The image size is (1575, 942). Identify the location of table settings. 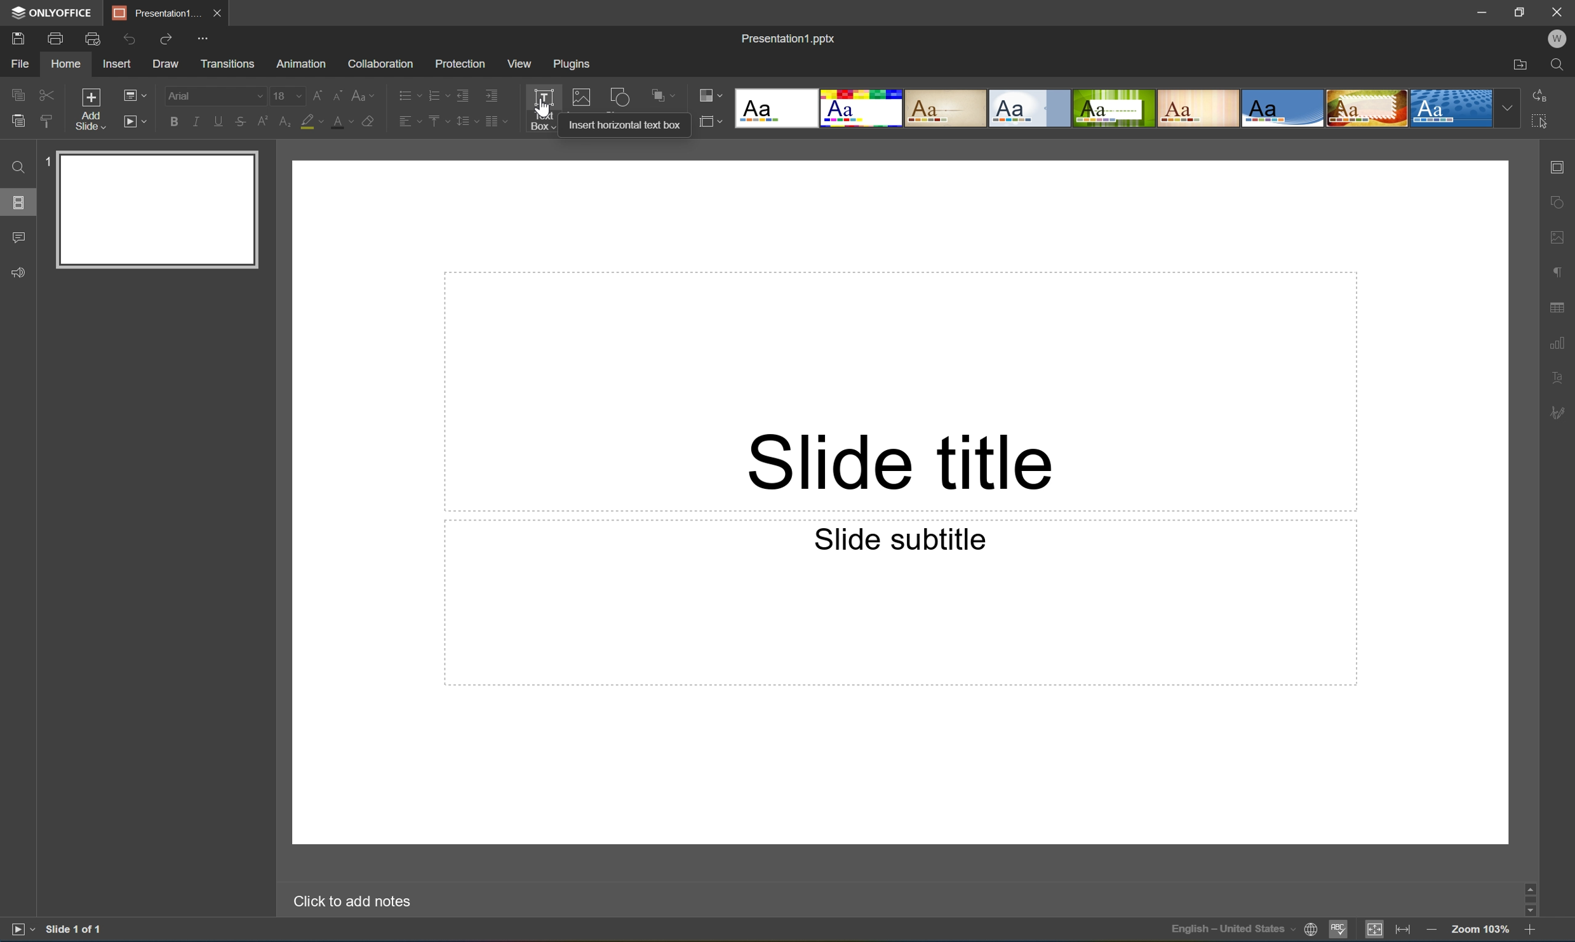
(1559, 308).